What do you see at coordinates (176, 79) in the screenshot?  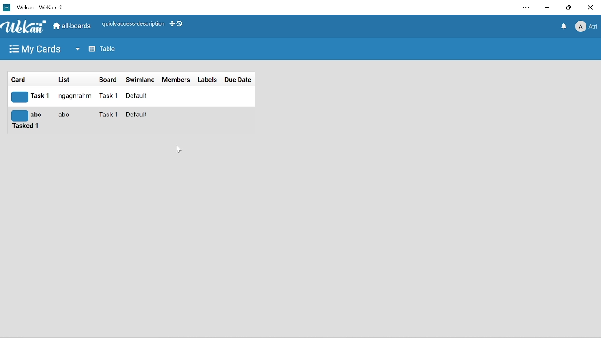 I see `Members` at bounding box center [176, 79].